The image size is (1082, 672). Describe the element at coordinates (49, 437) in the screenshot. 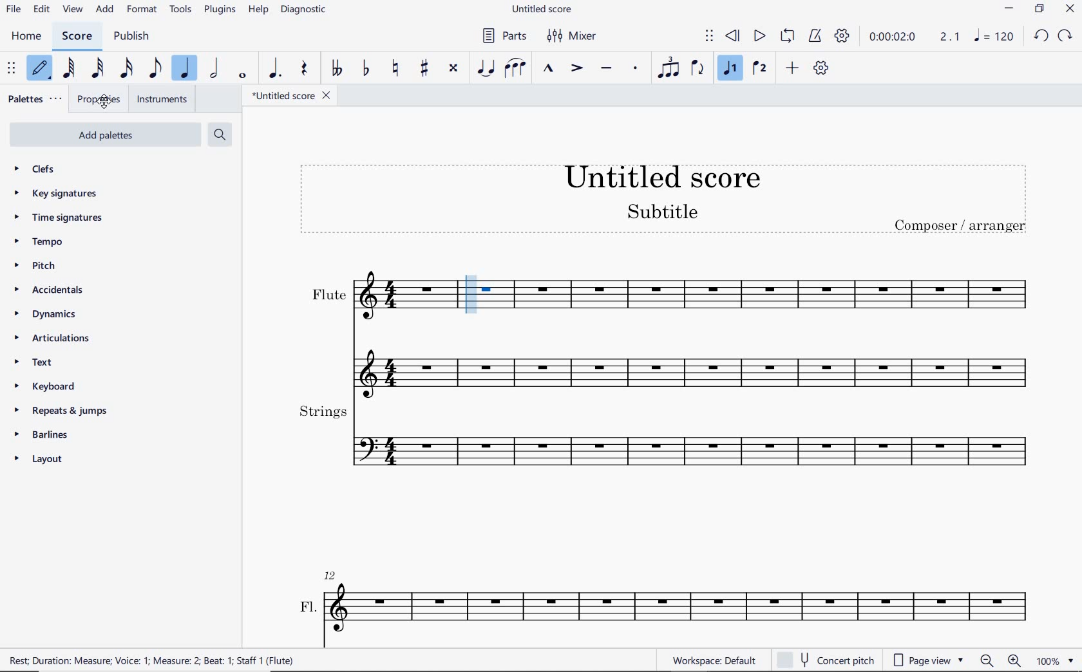

I see `barlines` at that location.